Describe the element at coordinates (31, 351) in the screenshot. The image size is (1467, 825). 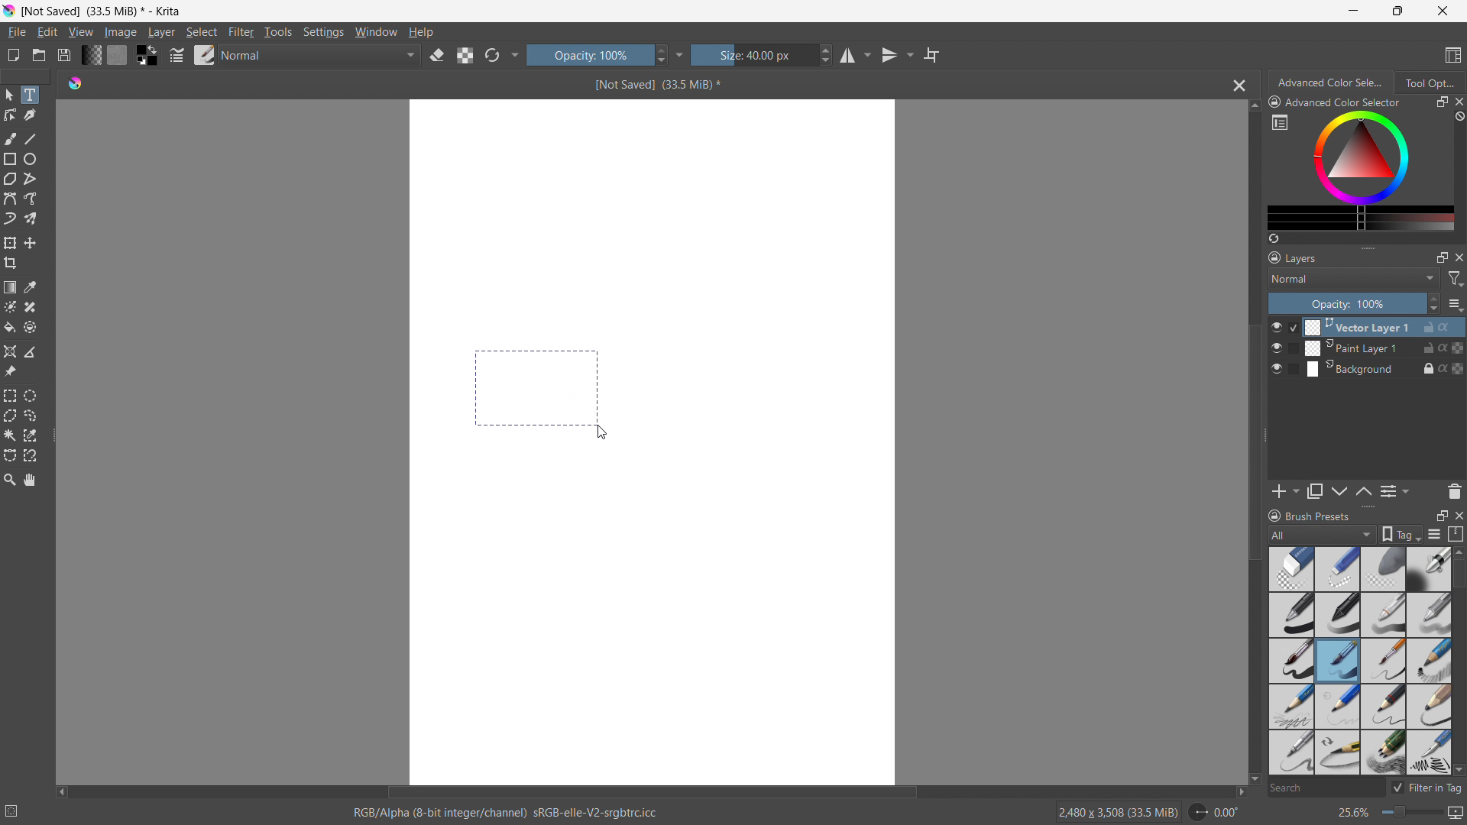
I see `measure the distance between two points` at that location.